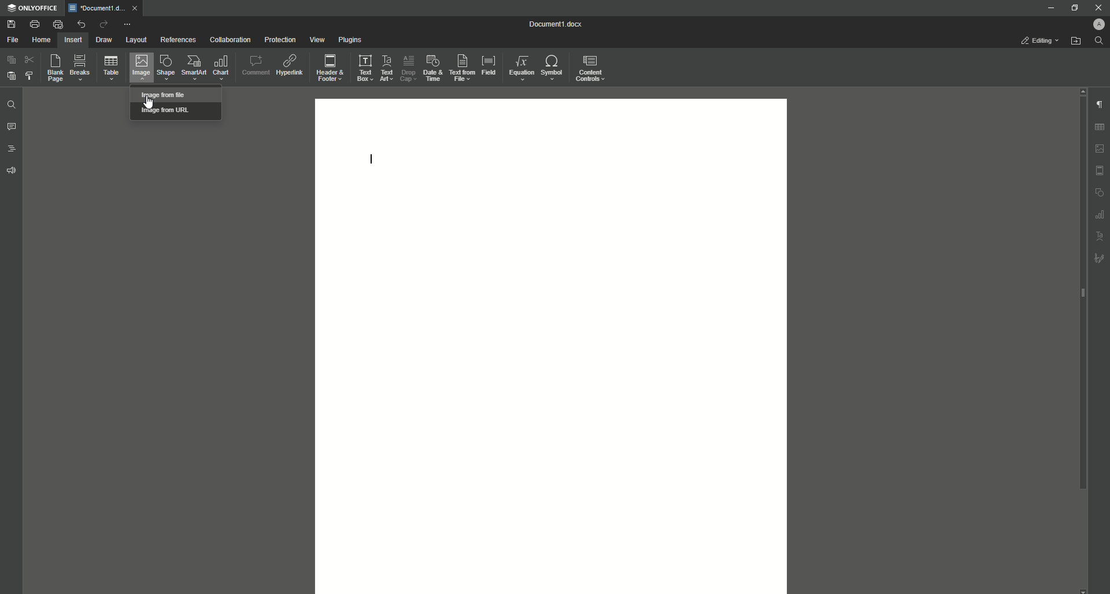 Image resolution: width=1110 pixels, height=594 pixels. What do you see at coordinates (221, 68) in the screenshot?
I see `Chart` at bounding box center [221, 68].